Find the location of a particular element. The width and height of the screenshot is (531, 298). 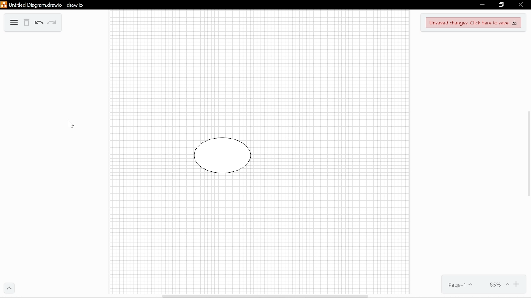

Circle shape is located at coordinates (223, 156).